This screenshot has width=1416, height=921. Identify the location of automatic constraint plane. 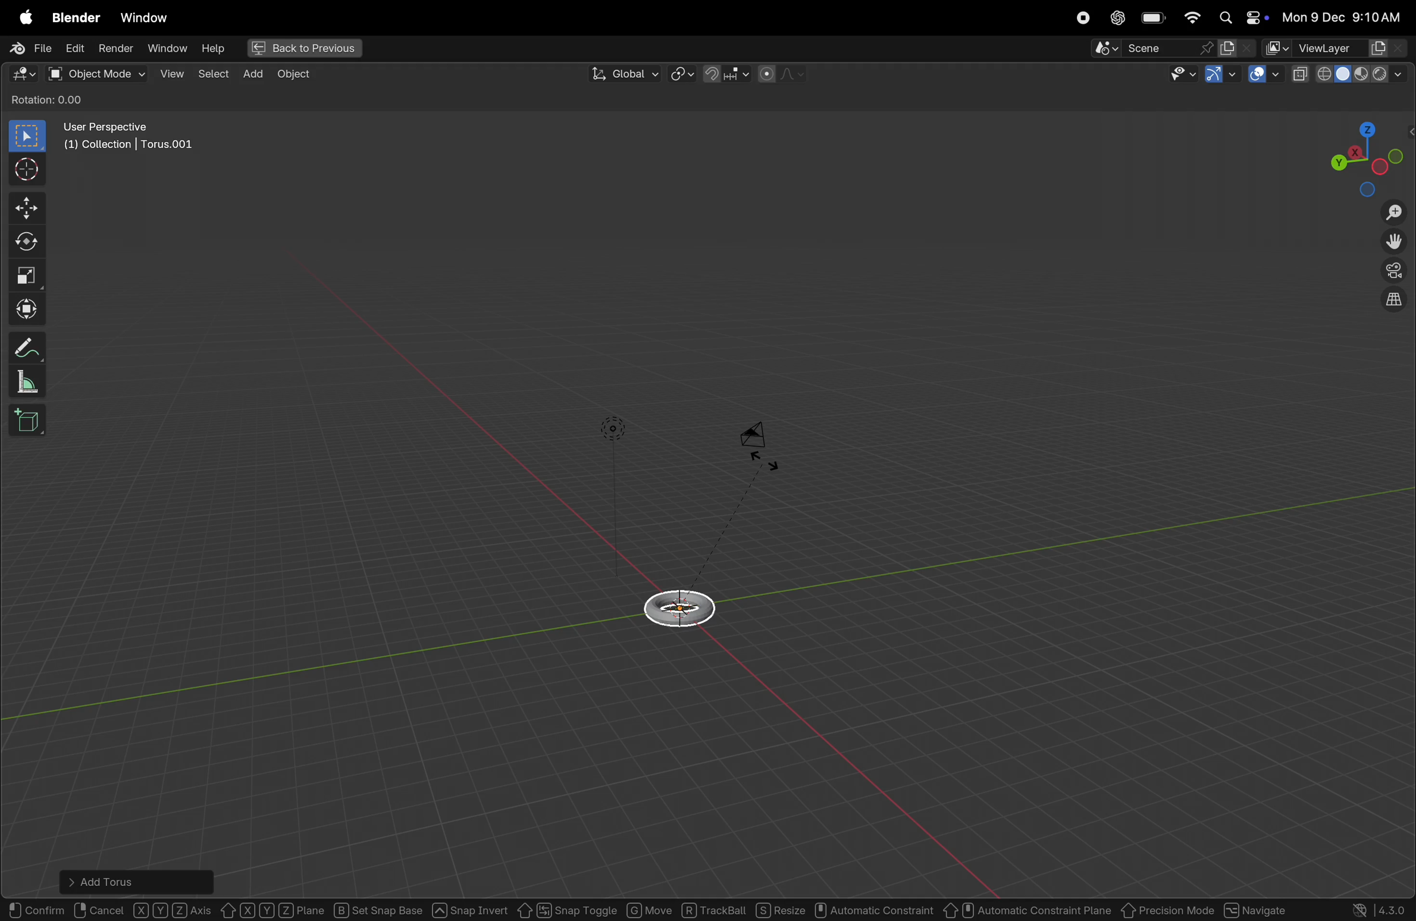
(1028, 907).